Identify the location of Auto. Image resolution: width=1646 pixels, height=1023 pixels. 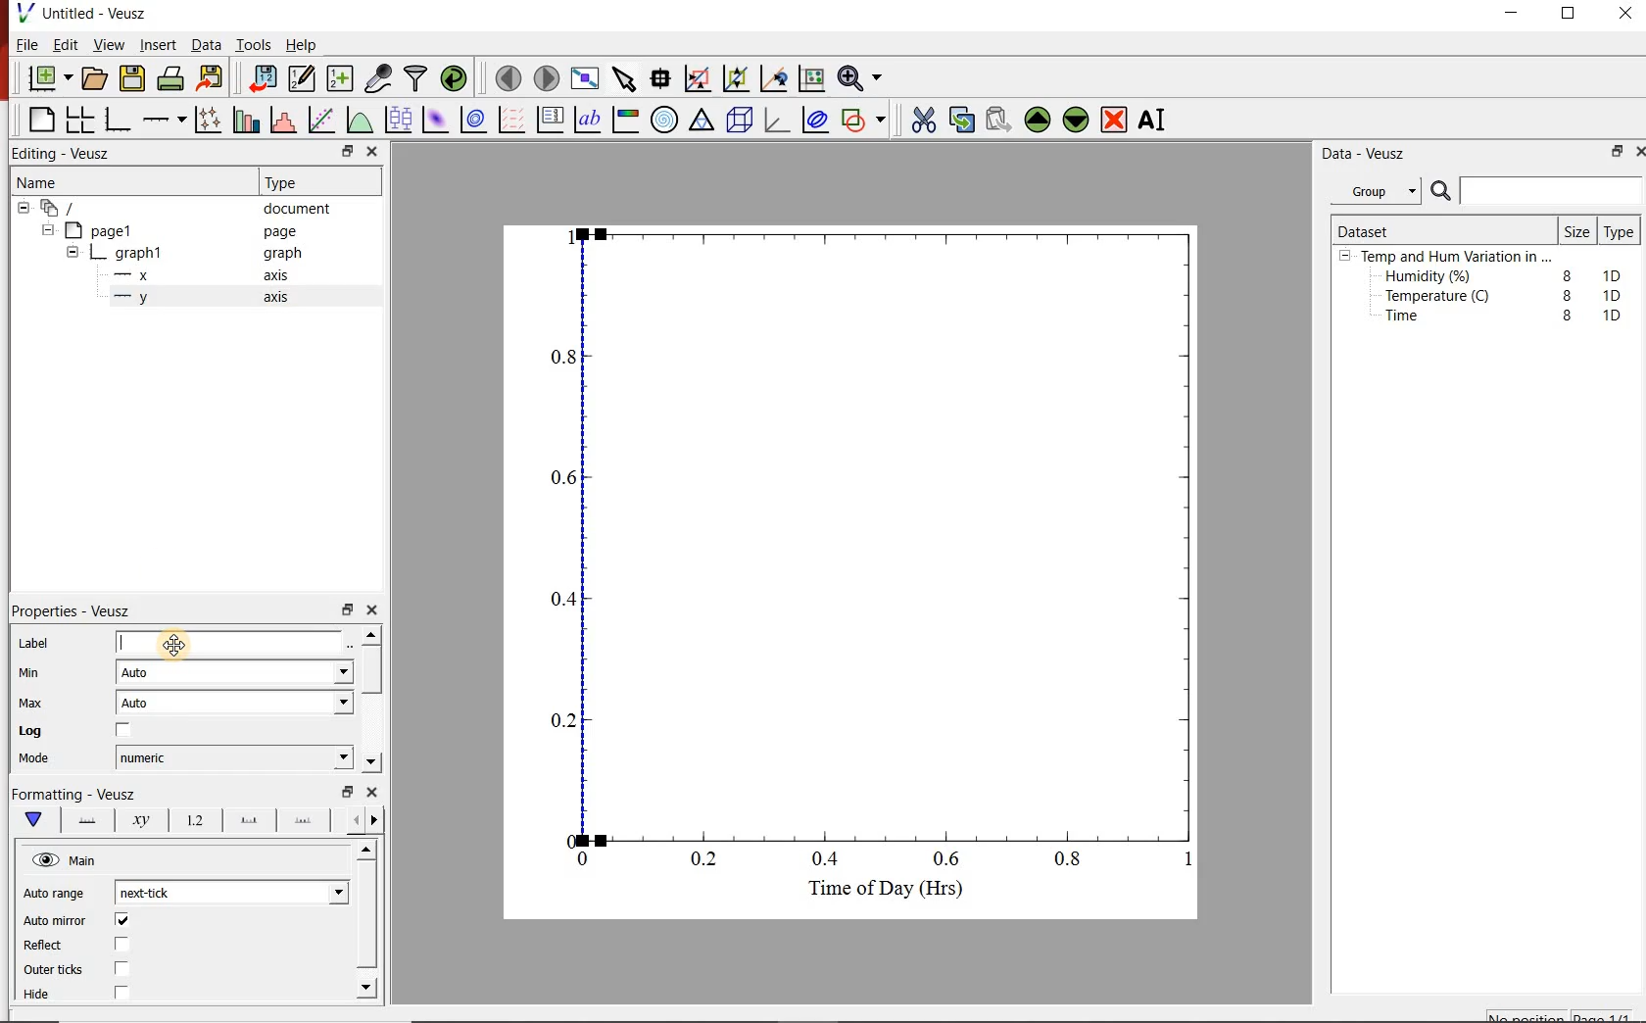
(146, 706).